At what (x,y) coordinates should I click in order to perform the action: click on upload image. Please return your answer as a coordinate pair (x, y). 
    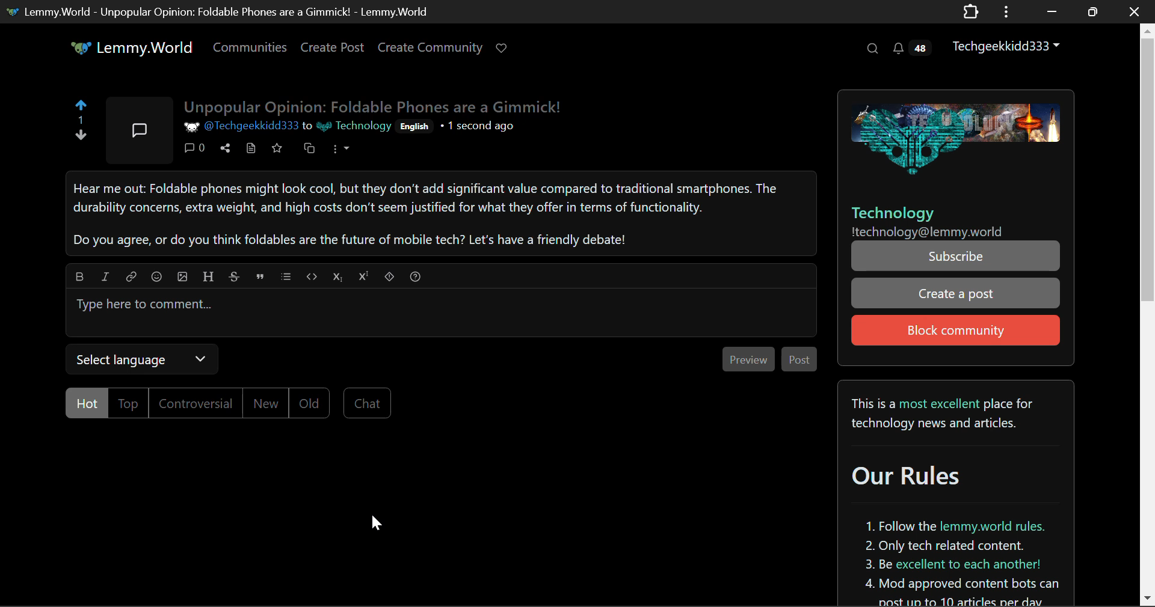
    Looking at the image, I should click on (183, 276).